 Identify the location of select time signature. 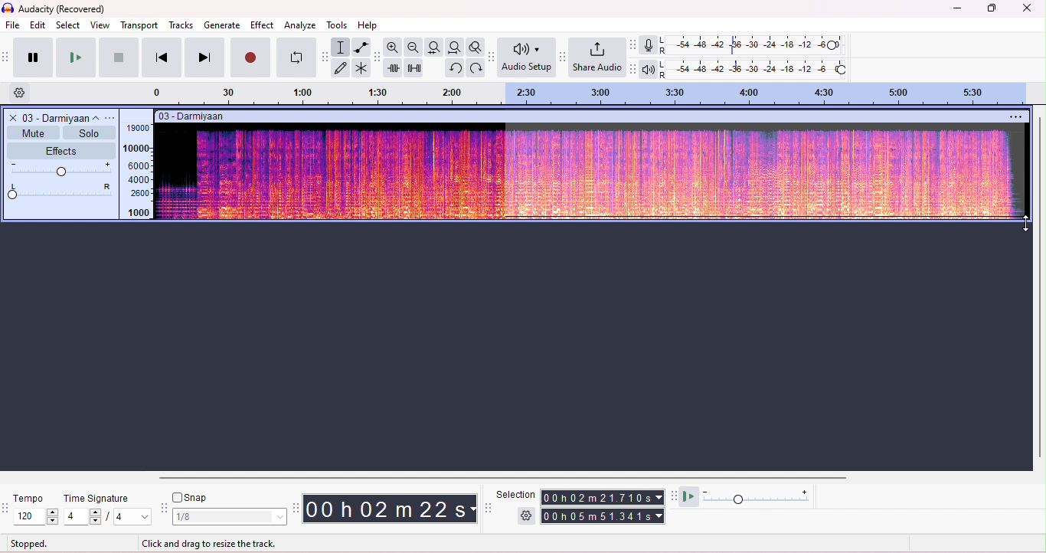
(109, 516).